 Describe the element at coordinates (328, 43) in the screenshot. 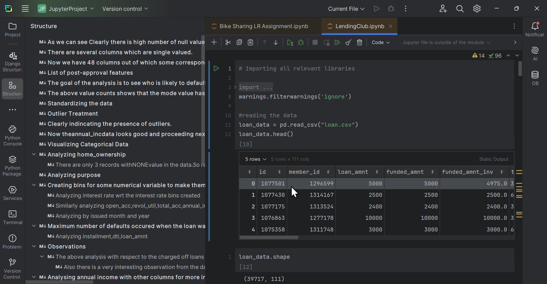

I see `restart Kernel` at that location.